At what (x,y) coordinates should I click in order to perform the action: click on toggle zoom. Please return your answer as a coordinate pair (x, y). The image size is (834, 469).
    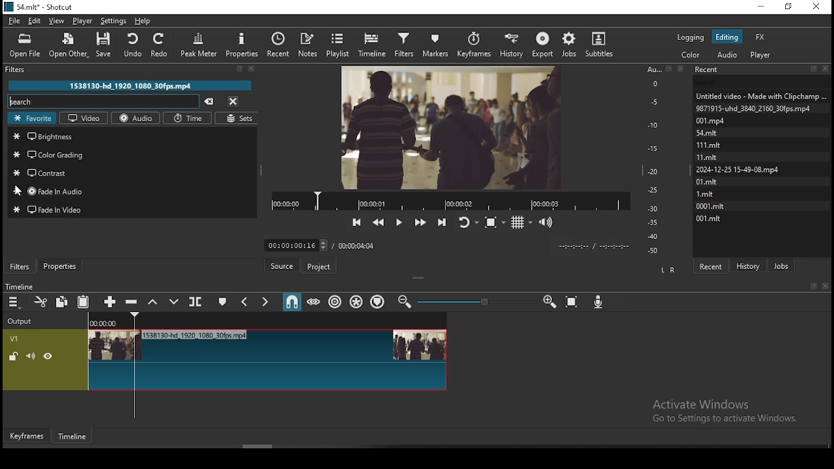
    Looking at the image, I should click on (496, 221).